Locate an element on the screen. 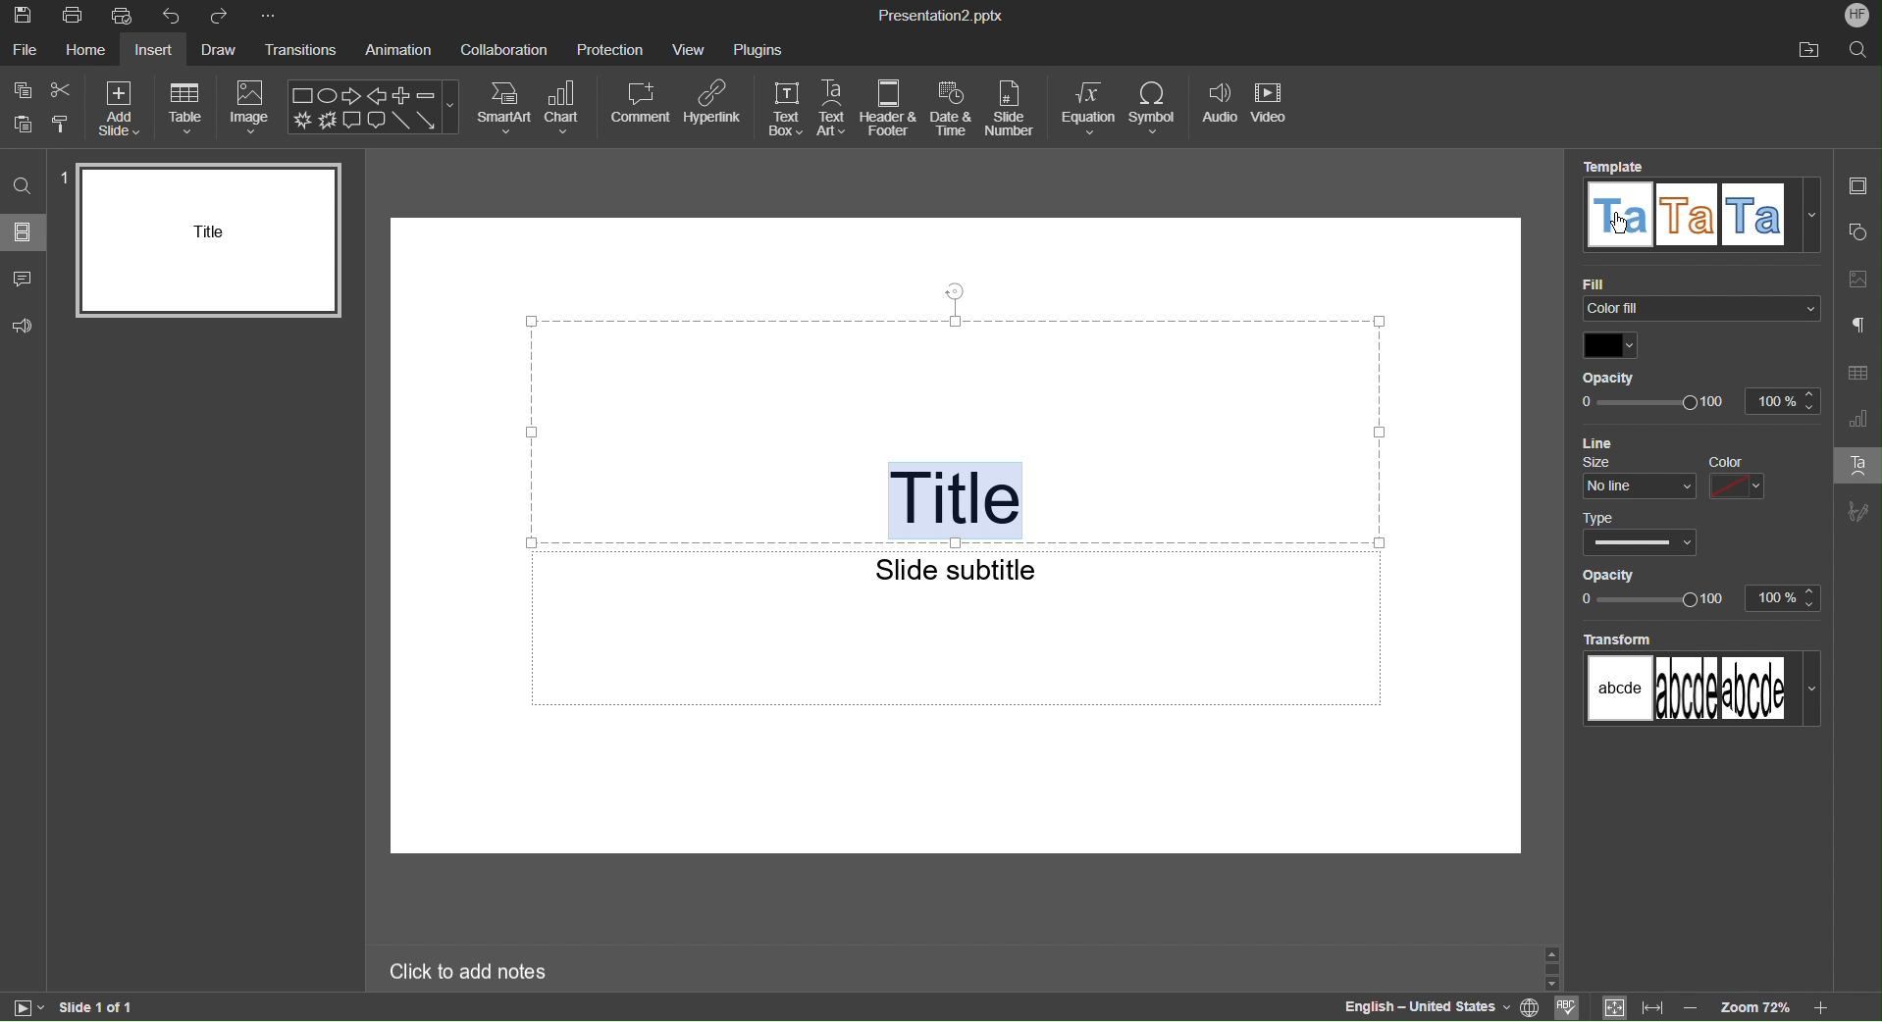 Image resolution: width=1882 pixels, height=1022 pixels. Transitions is located at coordinates (304, 50).